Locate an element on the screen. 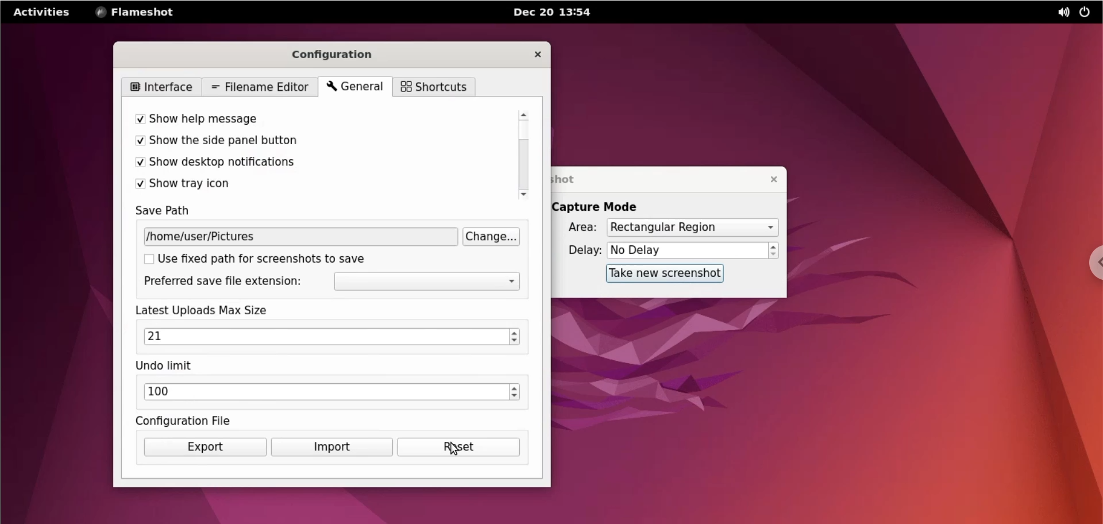 The height and width of the screenshot is (524, 1103). interface is located at coordinates (160, 86).